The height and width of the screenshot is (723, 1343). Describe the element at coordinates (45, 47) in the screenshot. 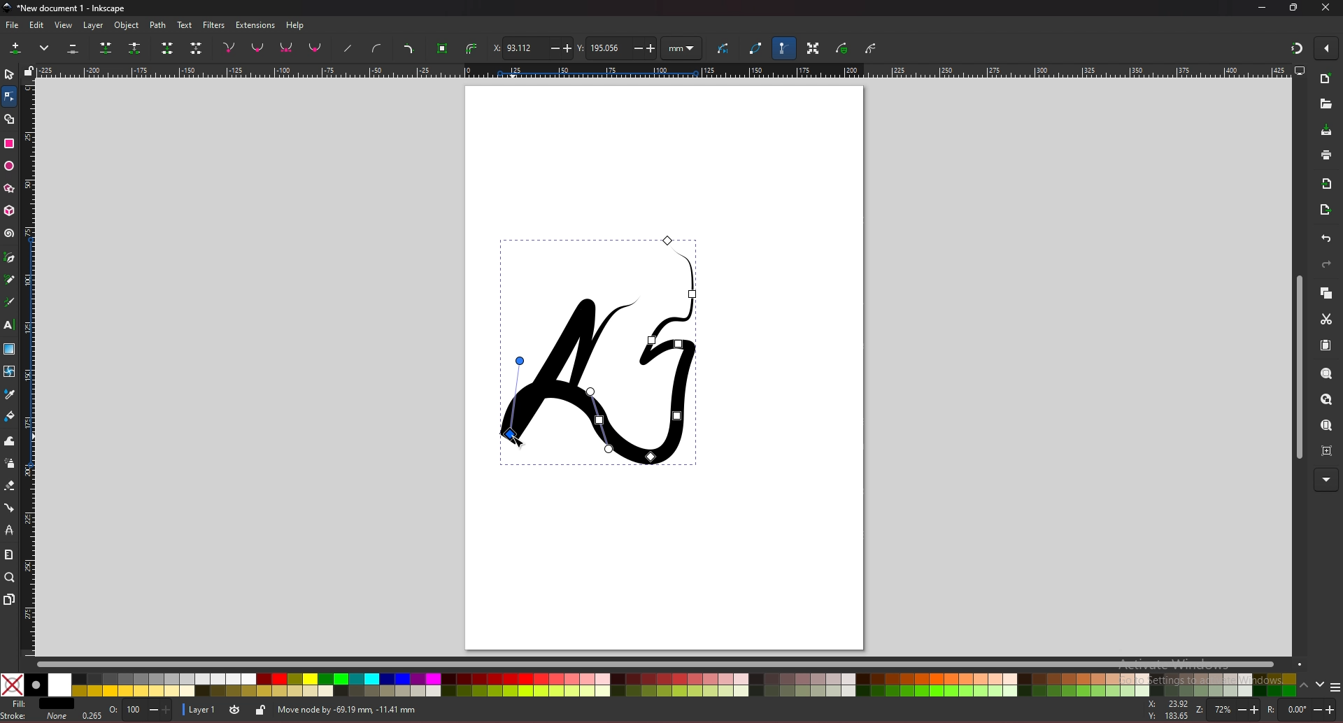

I see `more` at that location.